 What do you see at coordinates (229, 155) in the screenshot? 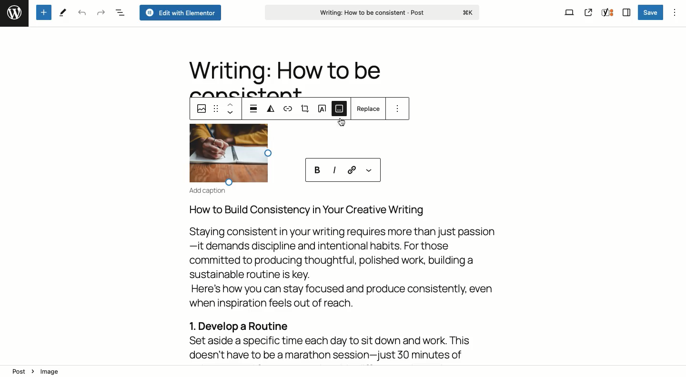
I see `selected image` at bounding box center [229, 155].